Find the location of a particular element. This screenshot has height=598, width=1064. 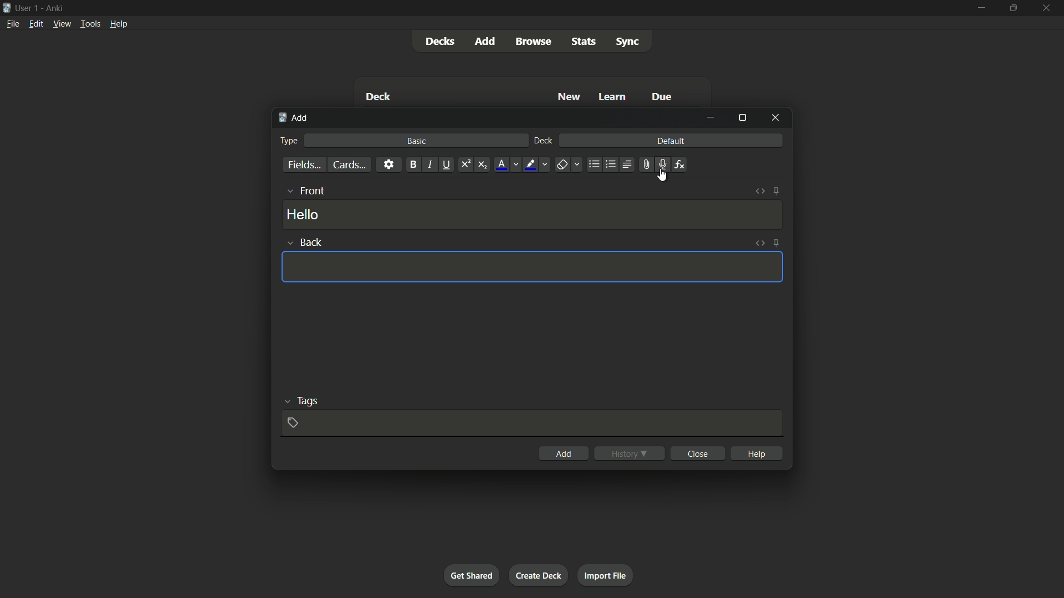

equation is located at coordinates (680, 164).